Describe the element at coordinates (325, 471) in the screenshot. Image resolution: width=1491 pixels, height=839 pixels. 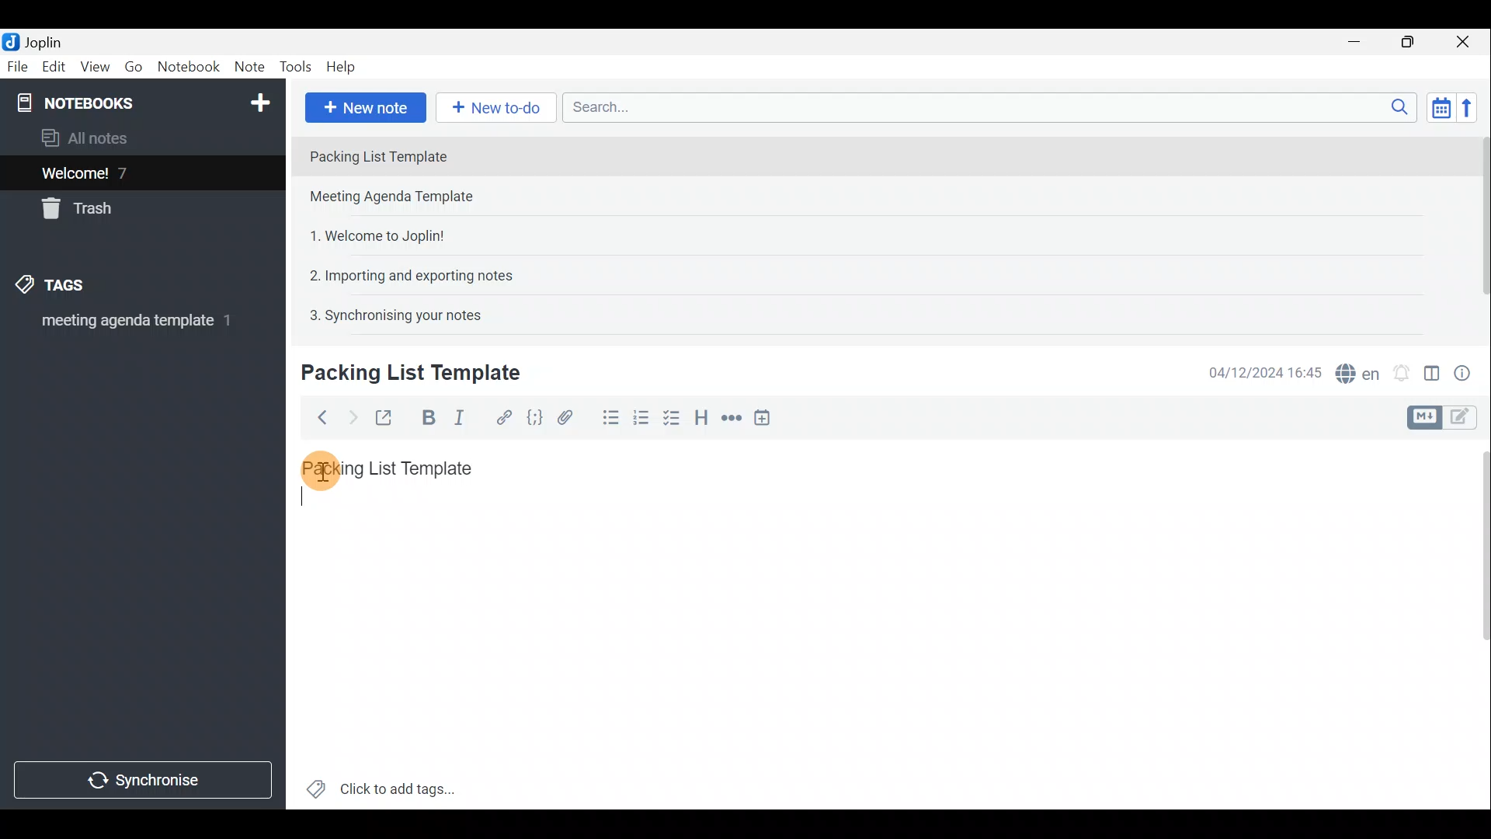
I see `Cursor` at that location.